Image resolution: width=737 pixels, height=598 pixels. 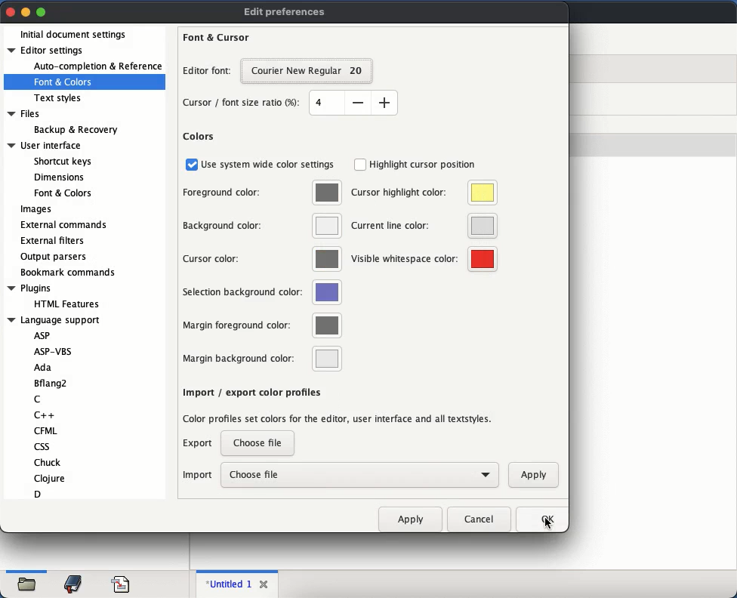 What do you see at coordinates (297, 70) in the screenshot?
I see `courier new regular` at bounding box center [297, 70].